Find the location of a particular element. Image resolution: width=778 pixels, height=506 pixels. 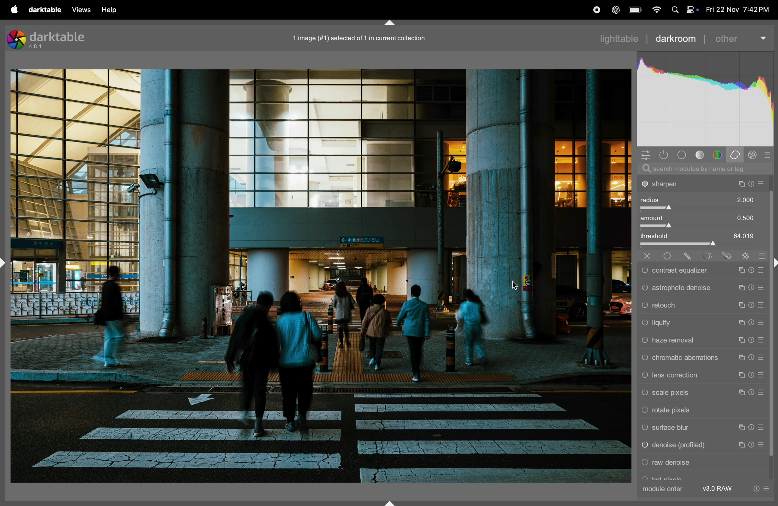

record is located at coordinates (593, 9).